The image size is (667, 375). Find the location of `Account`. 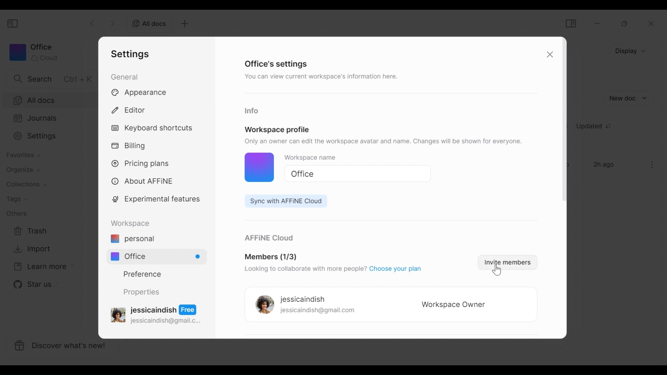

Account is located at coordinates (157, 314).